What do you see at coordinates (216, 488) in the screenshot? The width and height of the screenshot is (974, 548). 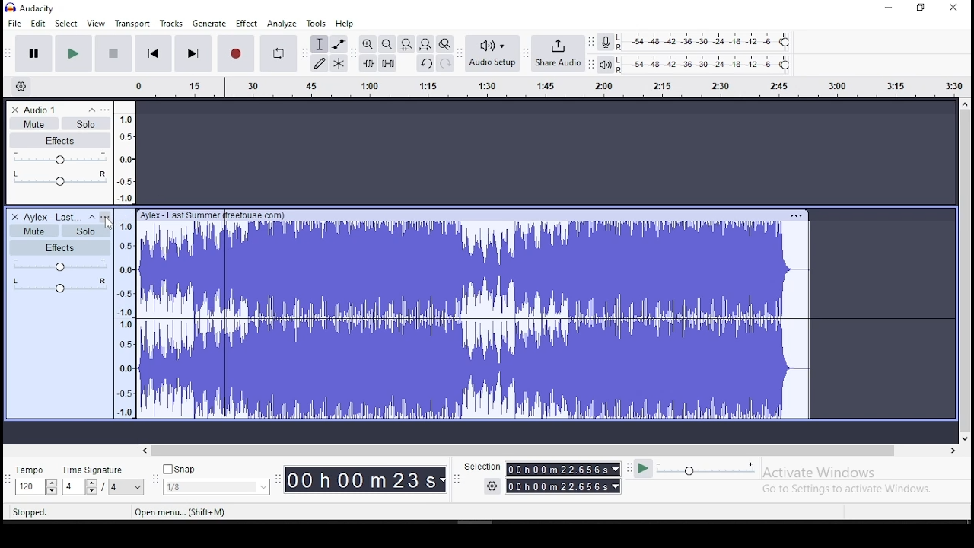 I see `select spingnap` at bounding box center [216, 488].